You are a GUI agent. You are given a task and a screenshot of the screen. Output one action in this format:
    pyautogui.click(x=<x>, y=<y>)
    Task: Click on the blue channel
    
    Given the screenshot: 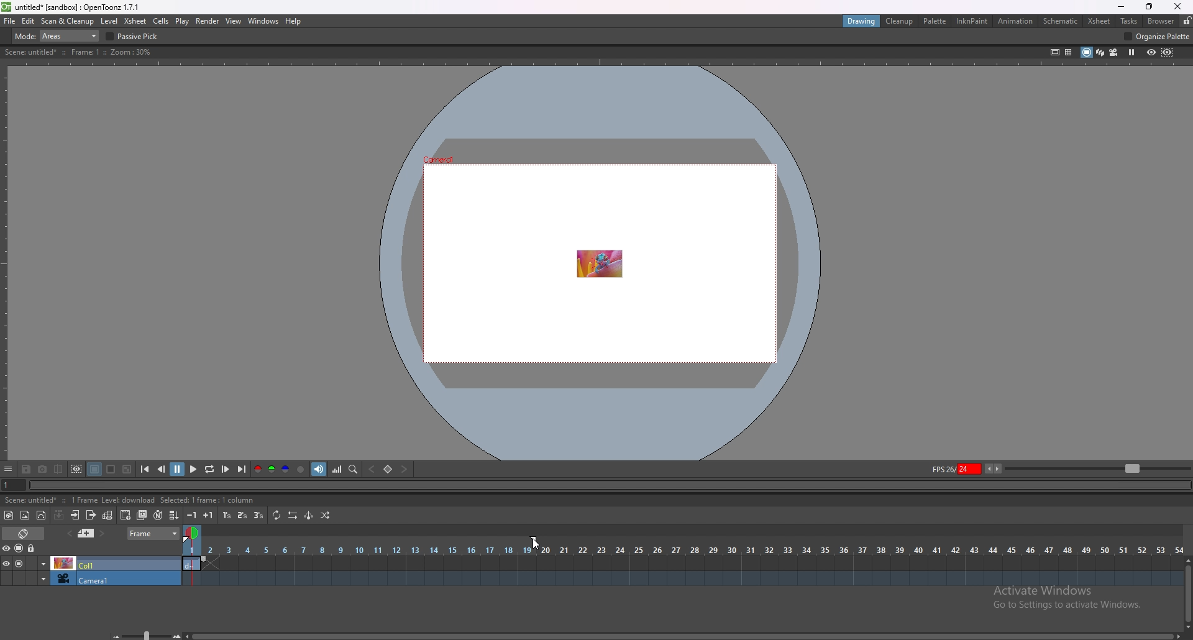 What is the action you would take?
    pyautogui.click(x=286, y=469)
    